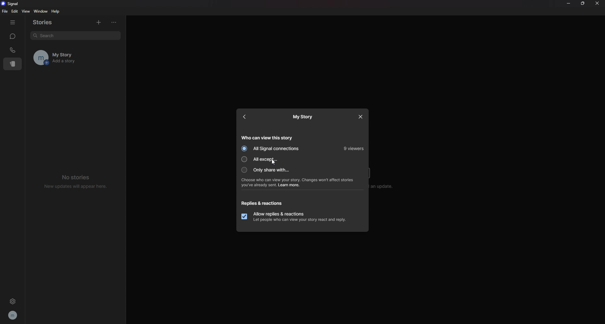  What do you see at coordinates (42, 12) in the screenshot?
I see `window` at bounding box center [42, 12].